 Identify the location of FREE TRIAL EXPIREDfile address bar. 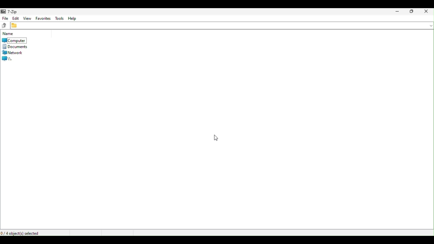
(222, 25).